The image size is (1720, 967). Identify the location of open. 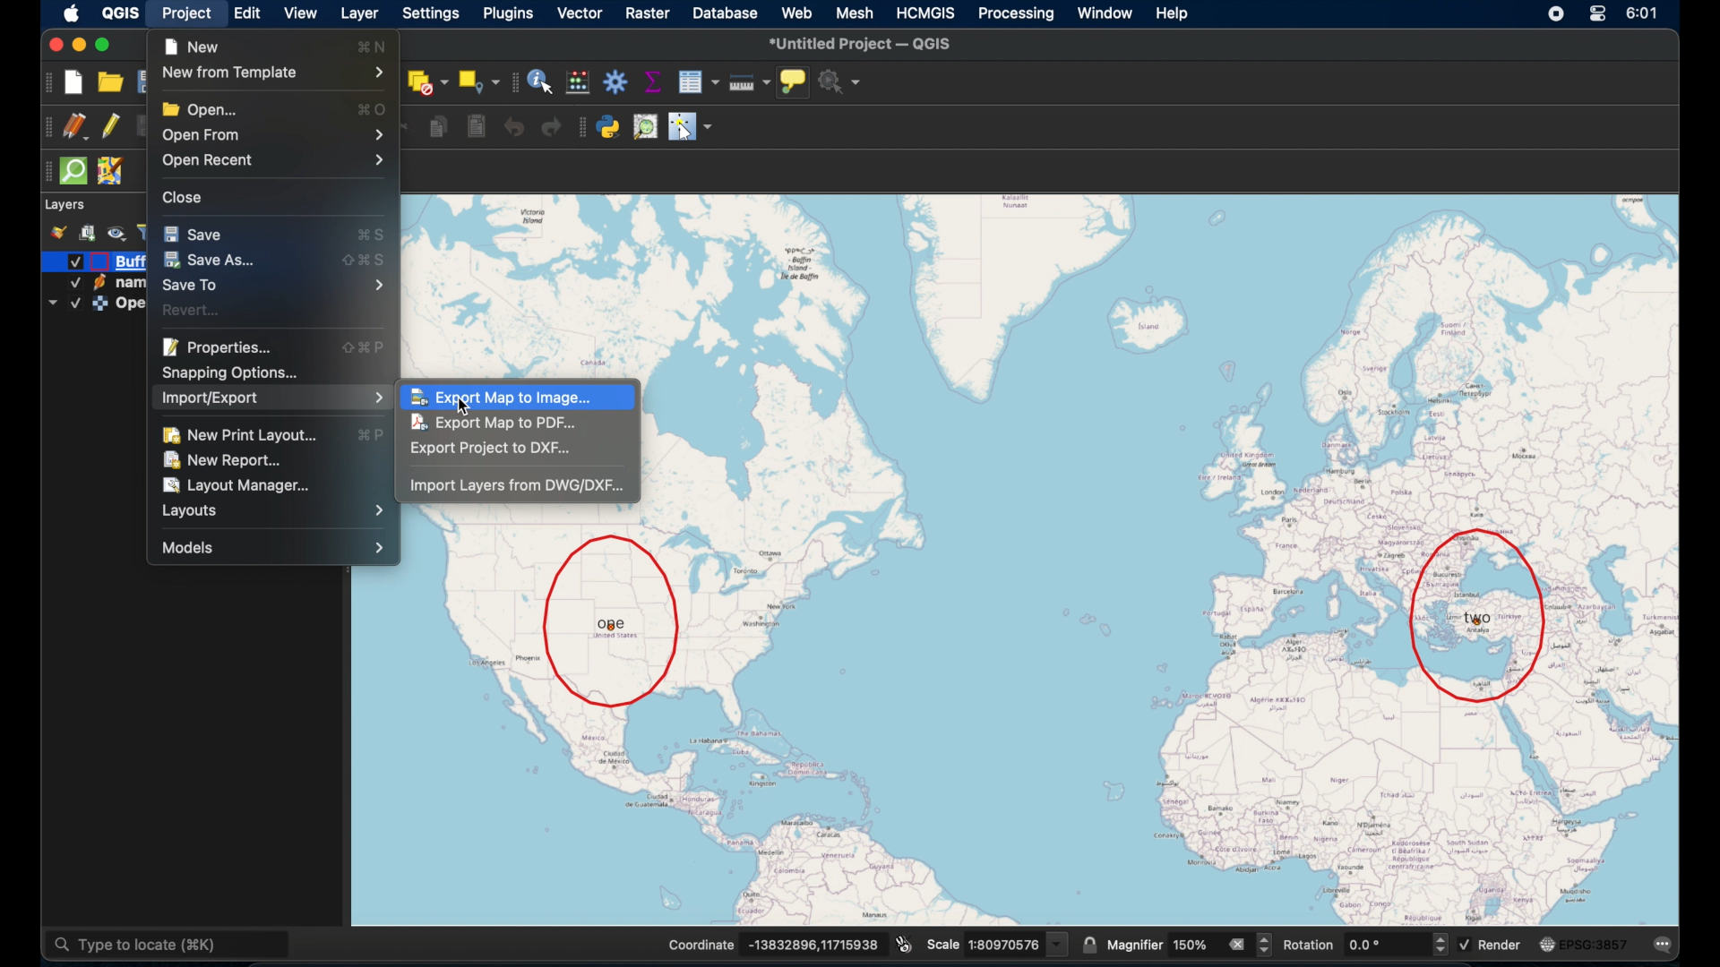
(200, 106).